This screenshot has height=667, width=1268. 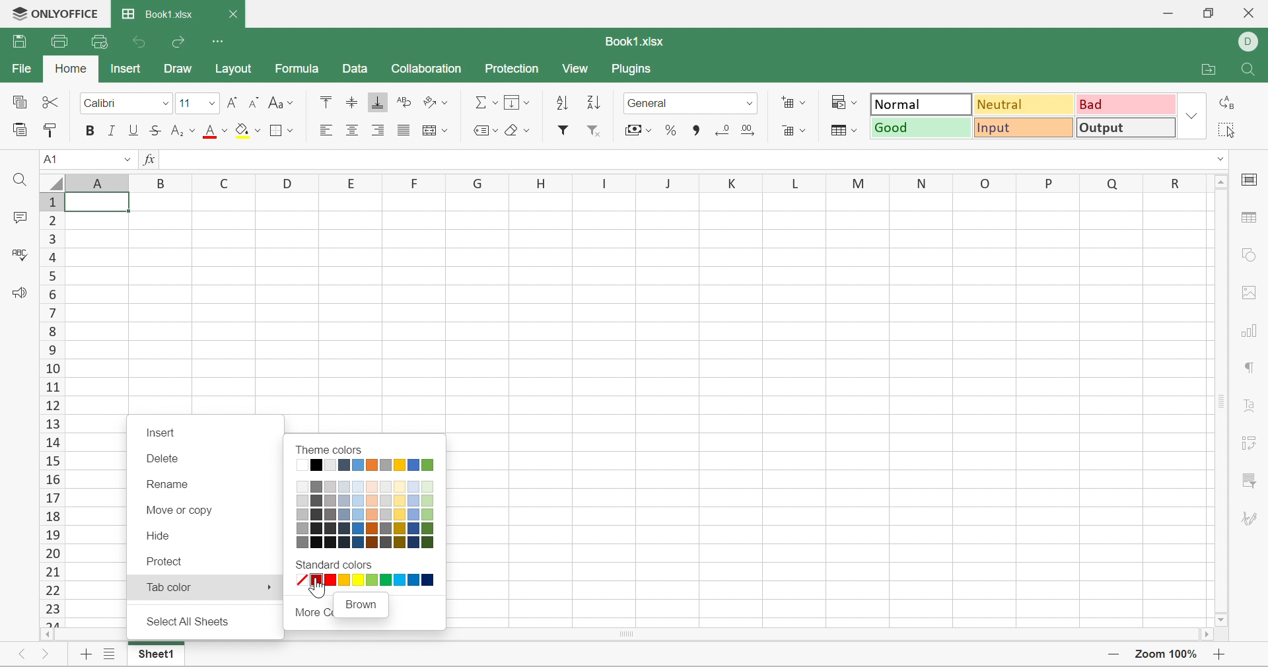 What do you see at coordinates (1250, 442) in the screenshot?
I see `Pivot table` at bounding box center [1250, 442].